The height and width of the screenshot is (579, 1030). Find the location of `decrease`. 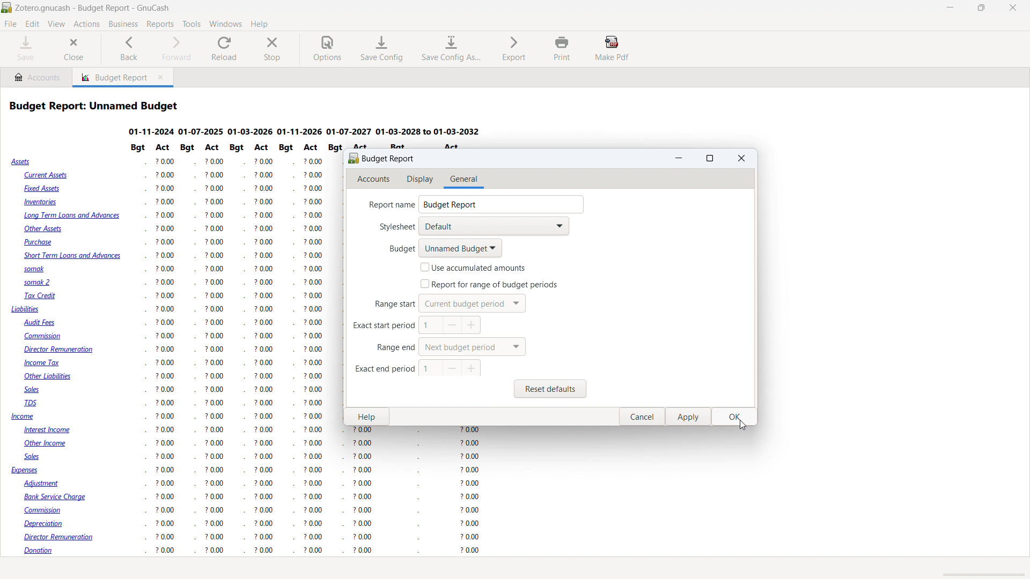

decrease is located at coordinates (453, 325).